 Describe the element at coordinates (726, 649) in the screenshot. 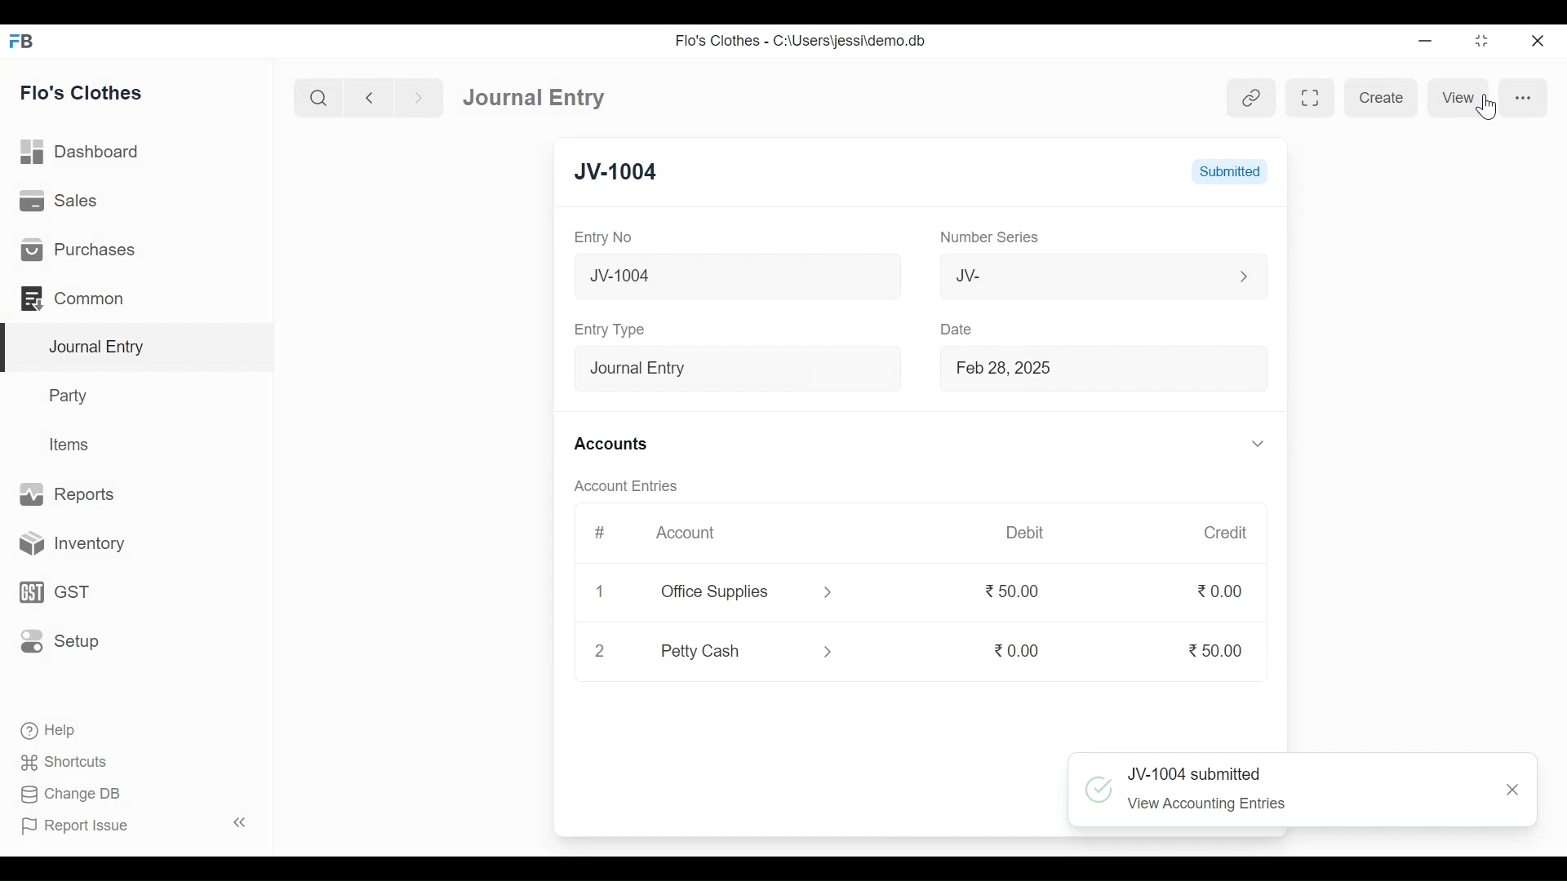

I see `Petty Cash` at that location.